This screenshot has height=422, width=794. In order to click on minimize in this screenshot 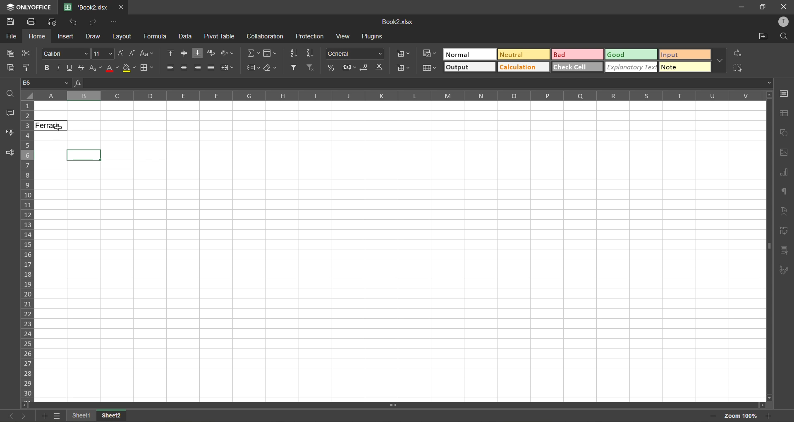, I will do `click(745, 7)`.